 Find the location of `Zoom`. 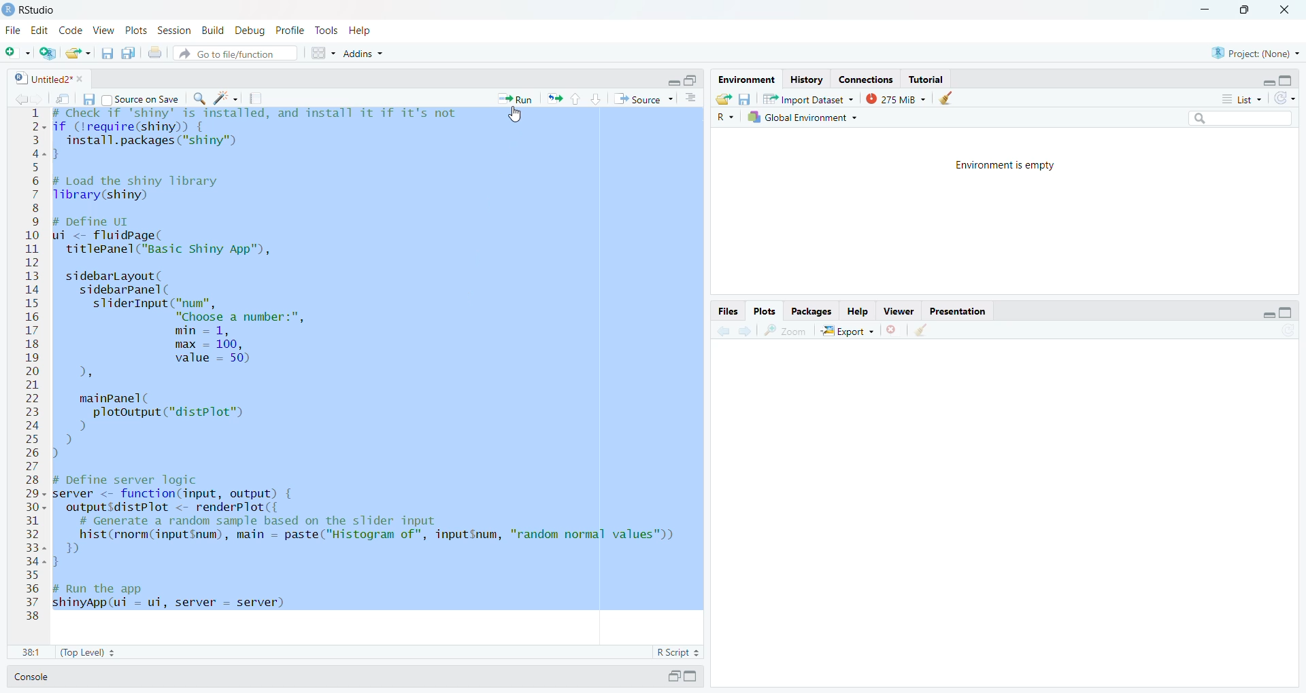

Zoom is located at coordinates (785, 331).